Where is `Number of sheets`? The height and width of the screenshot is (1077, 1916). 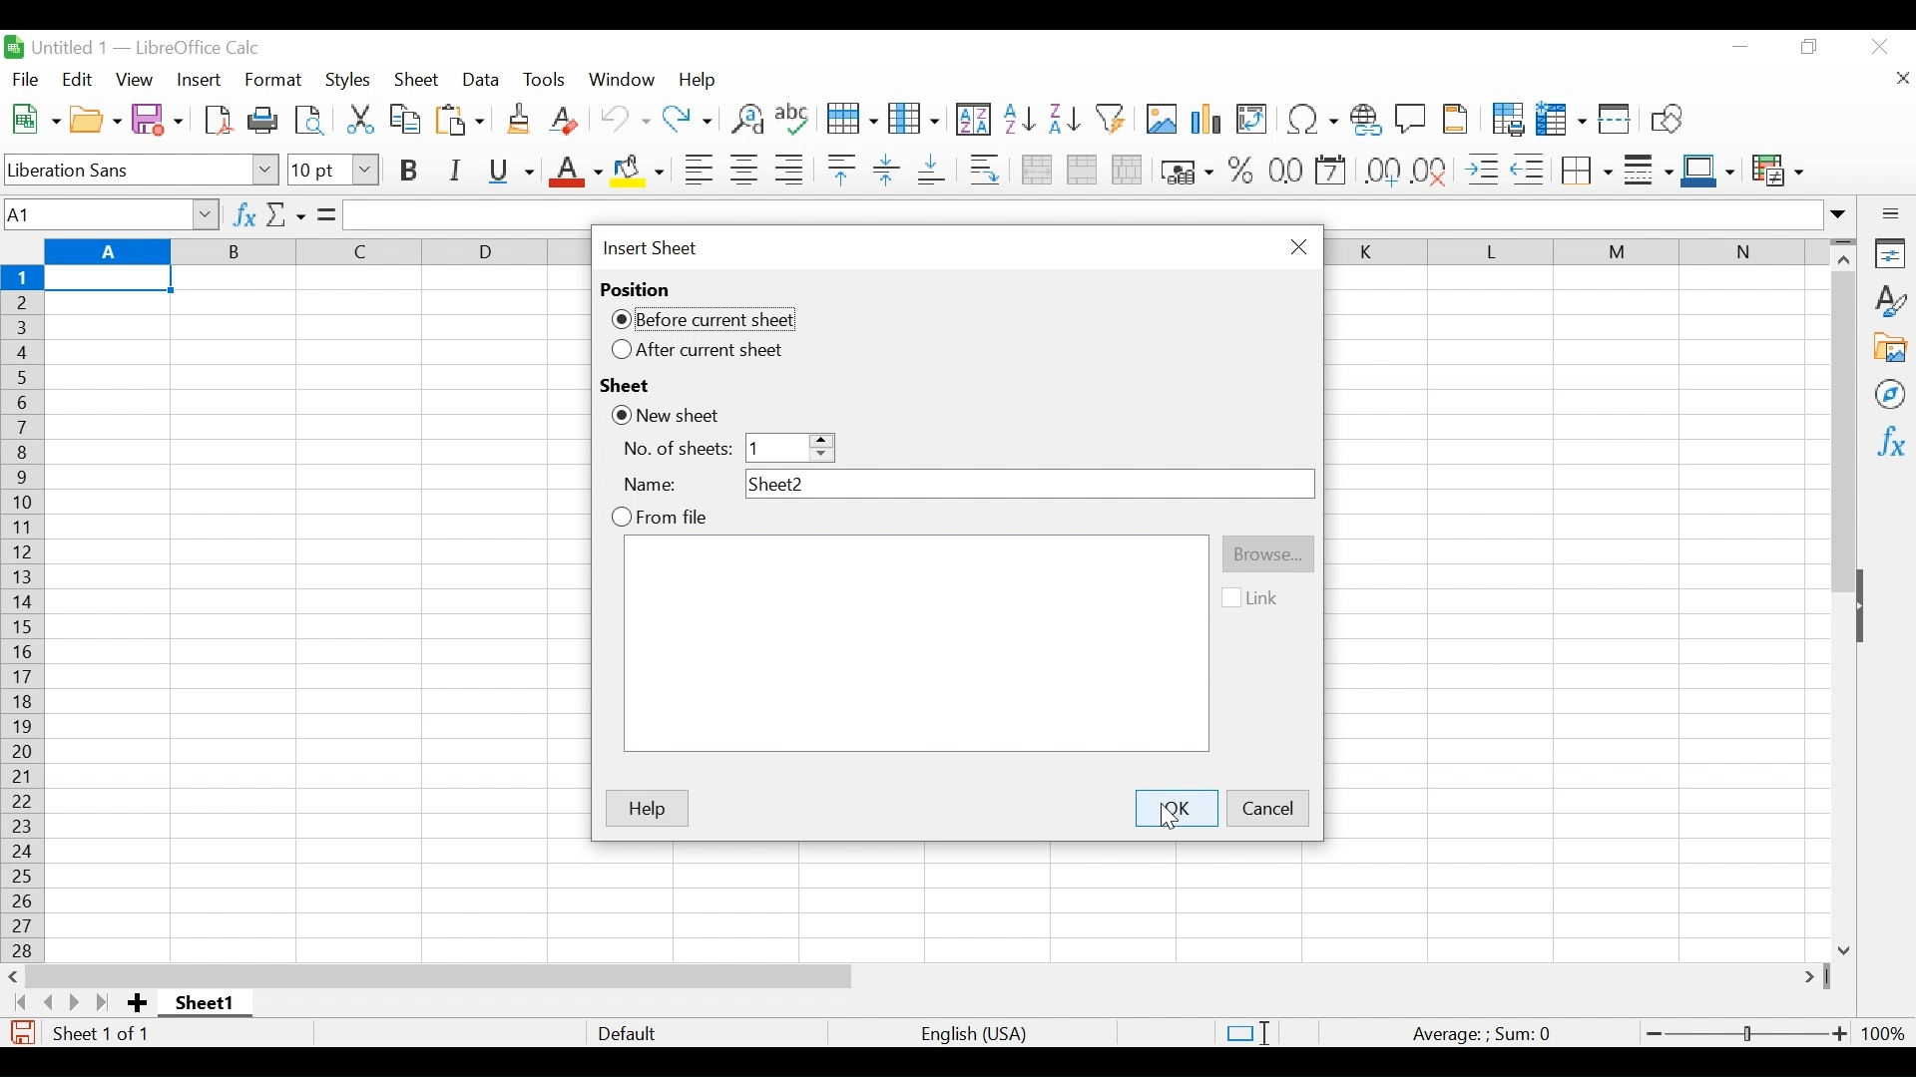
Number of sheets is located at coordinates (675, 452).